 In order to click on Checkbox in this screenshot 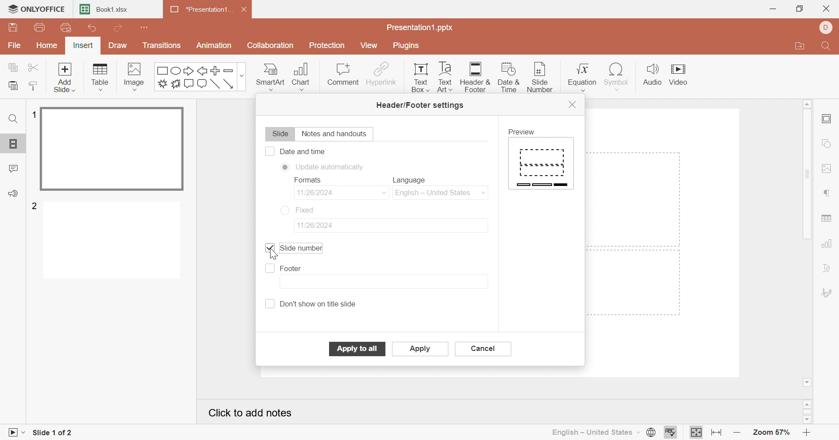, I will do `click(270, 304)`.